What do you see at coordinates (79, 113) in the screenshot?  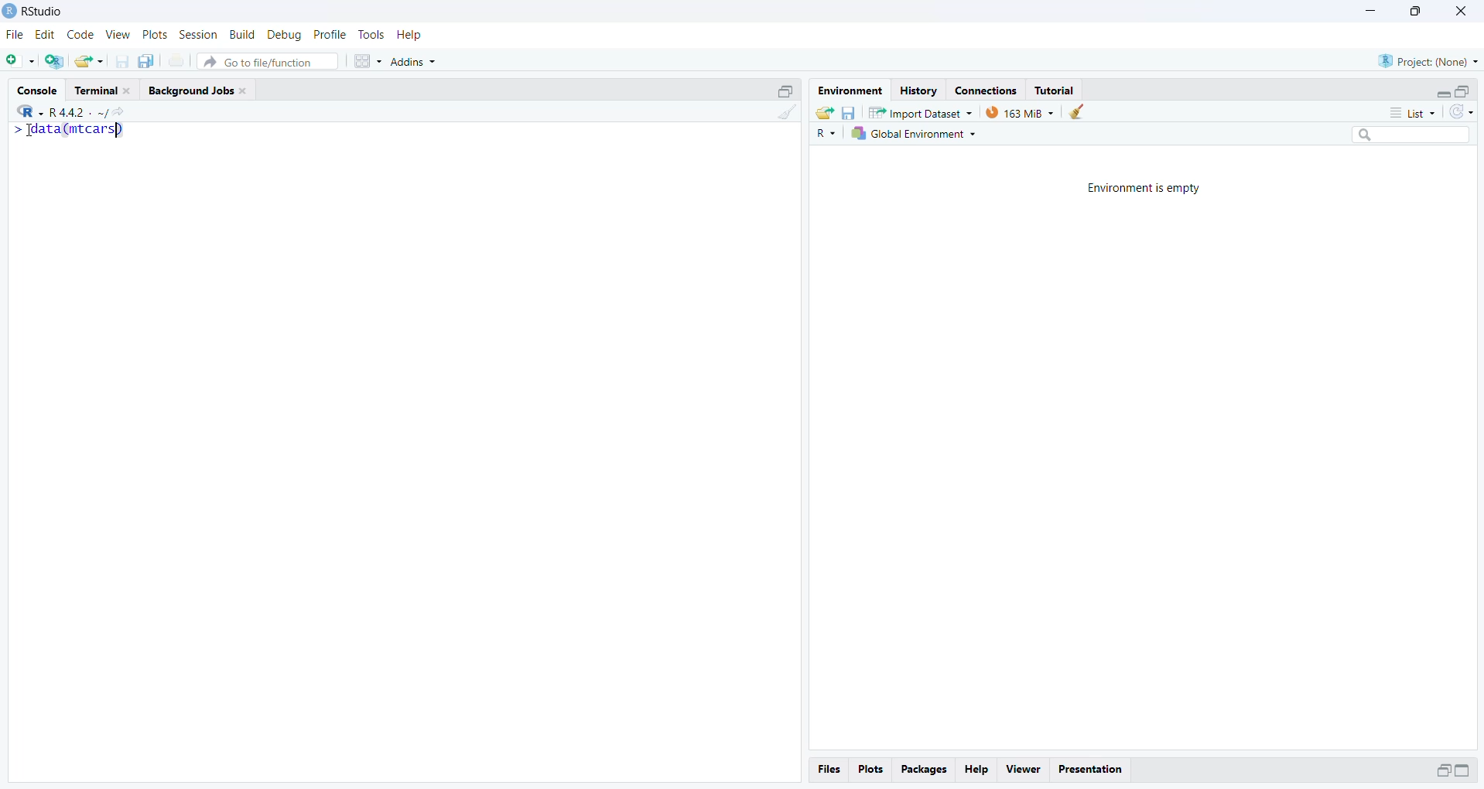 I see `R 4.4.2 ~/` at bounding box center [79, 113].